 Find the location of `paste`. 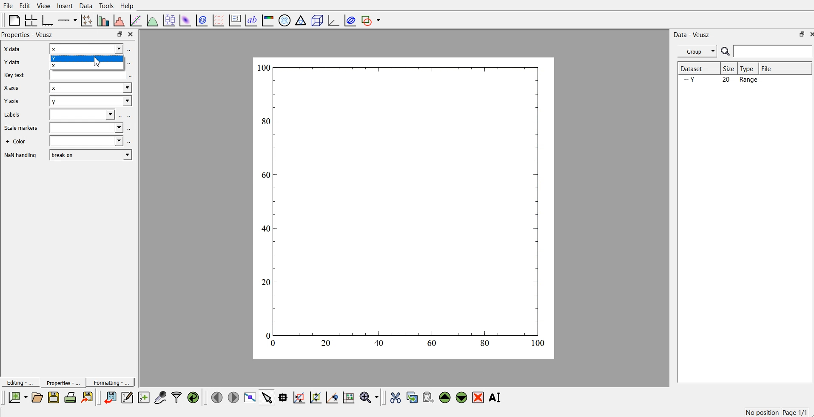

paste is located at coordinates (429, 396).